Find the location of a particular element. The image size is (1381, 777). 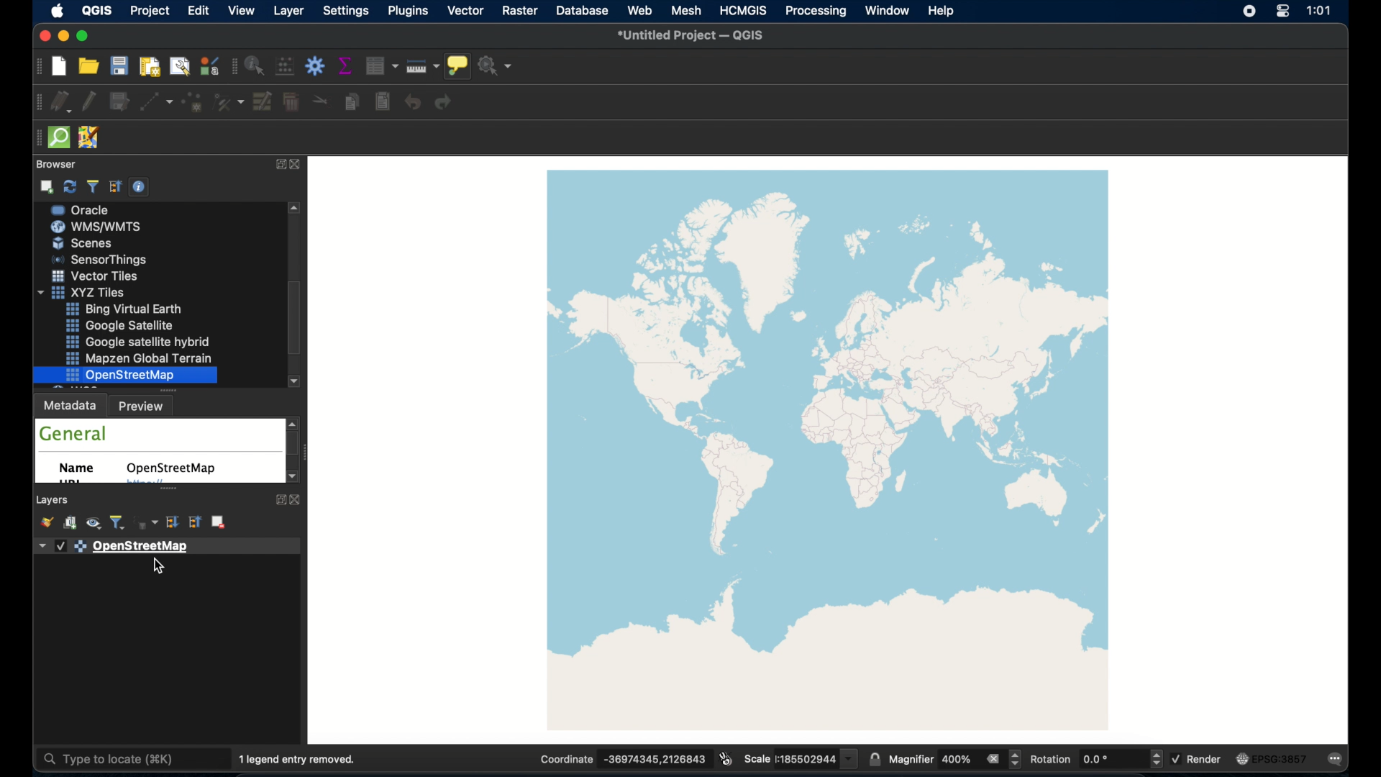

redo is located at coordinates (445, 104).